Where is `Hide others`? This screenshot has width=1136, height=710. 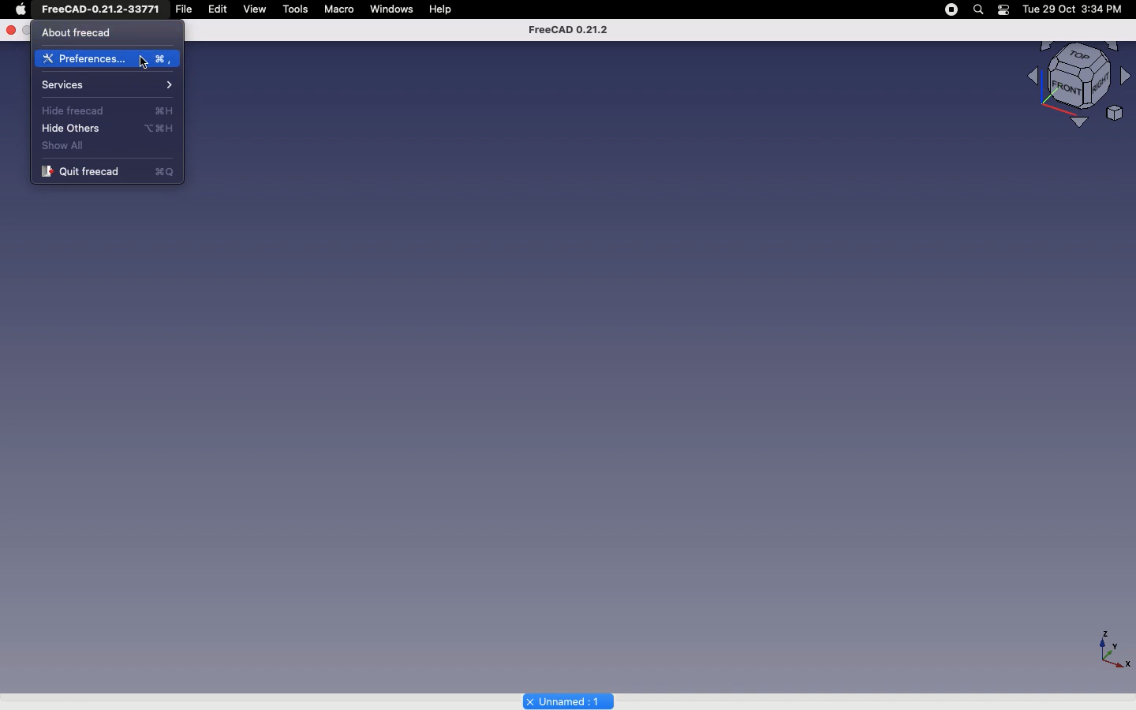 Hide others is located at coordinates (110, 129).